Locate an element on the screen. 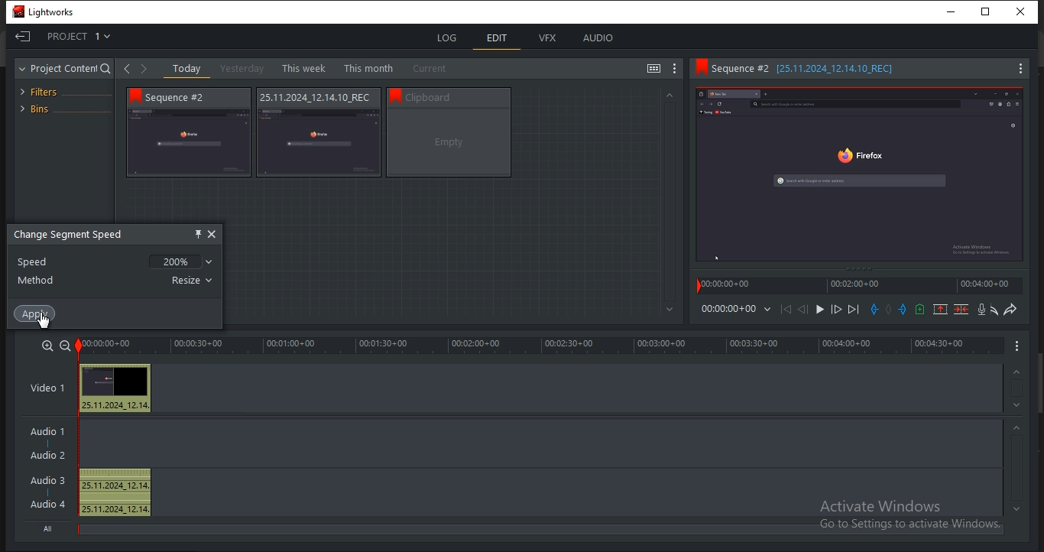 This screenshot has width=1044, height=552. Audio 3 is located at coordinates (47, 481).